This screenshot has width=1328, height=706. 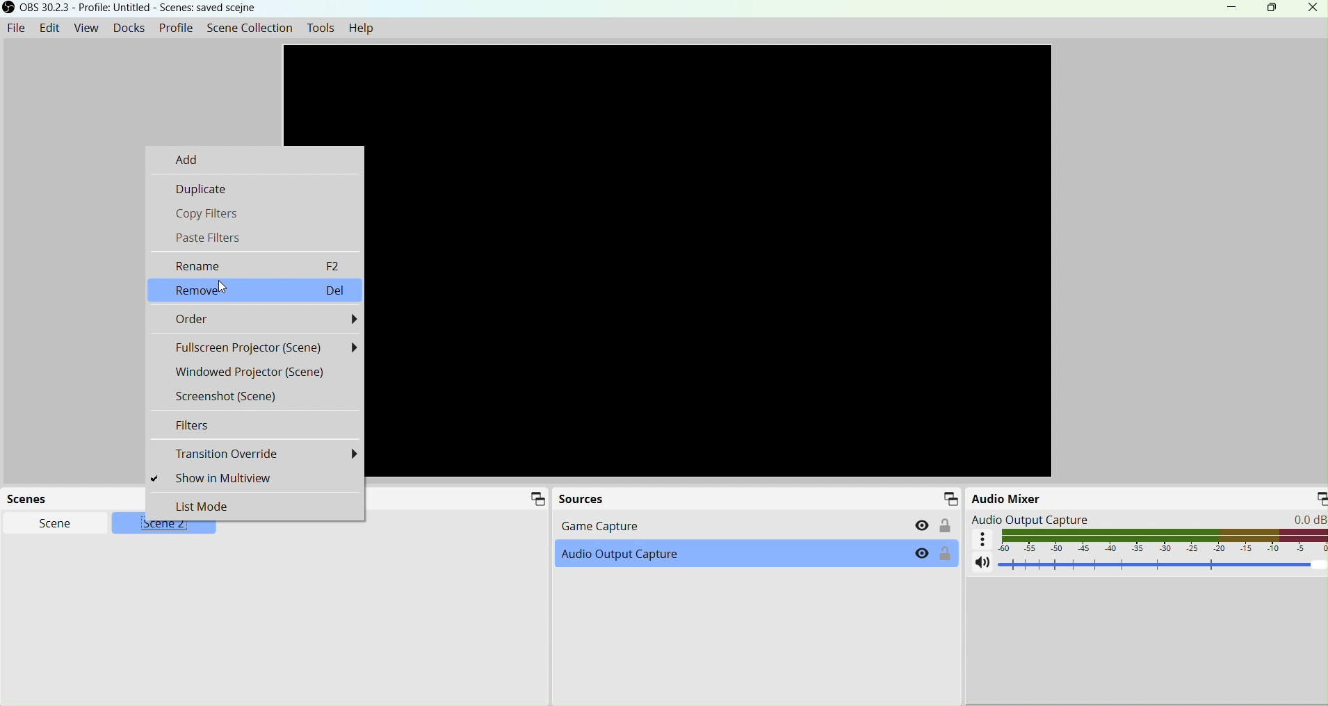 I want to click on Hide, so click(x=923, y=524).